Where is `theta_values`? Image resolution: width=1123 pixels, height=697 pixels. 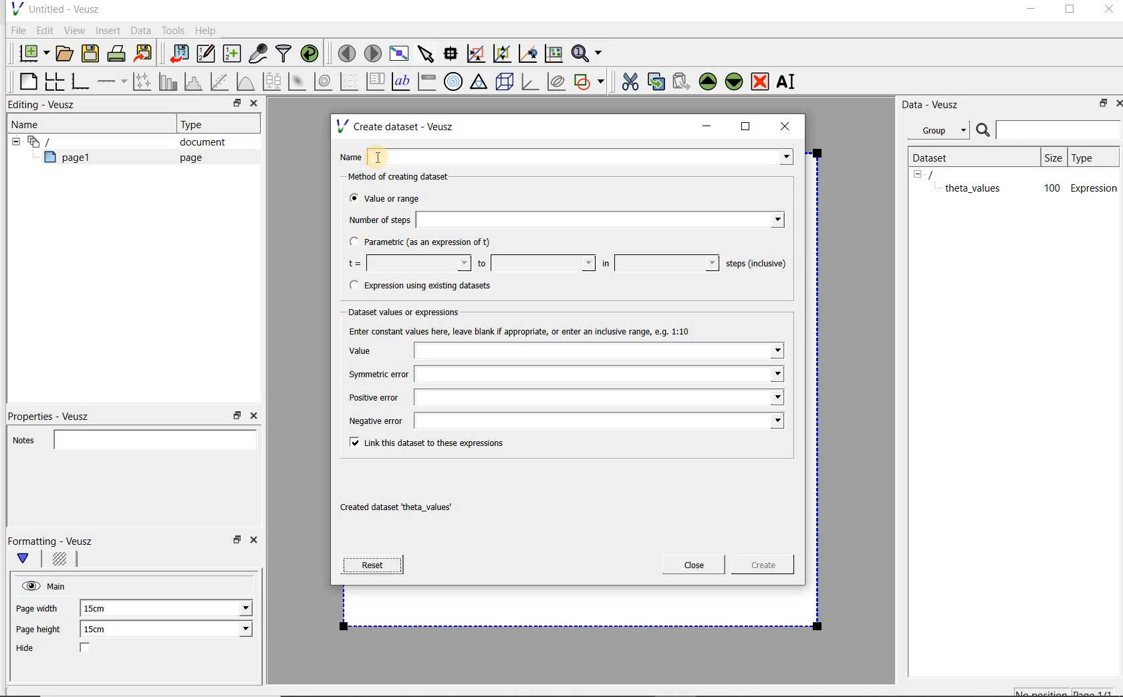 theta_values is located at coordinates (975, 188).